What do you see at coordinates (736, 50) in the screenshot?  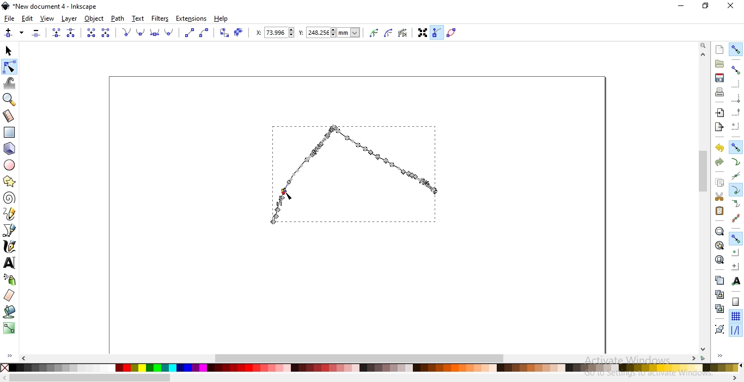 I see `enable snapping` at bounding box center [736, 50].